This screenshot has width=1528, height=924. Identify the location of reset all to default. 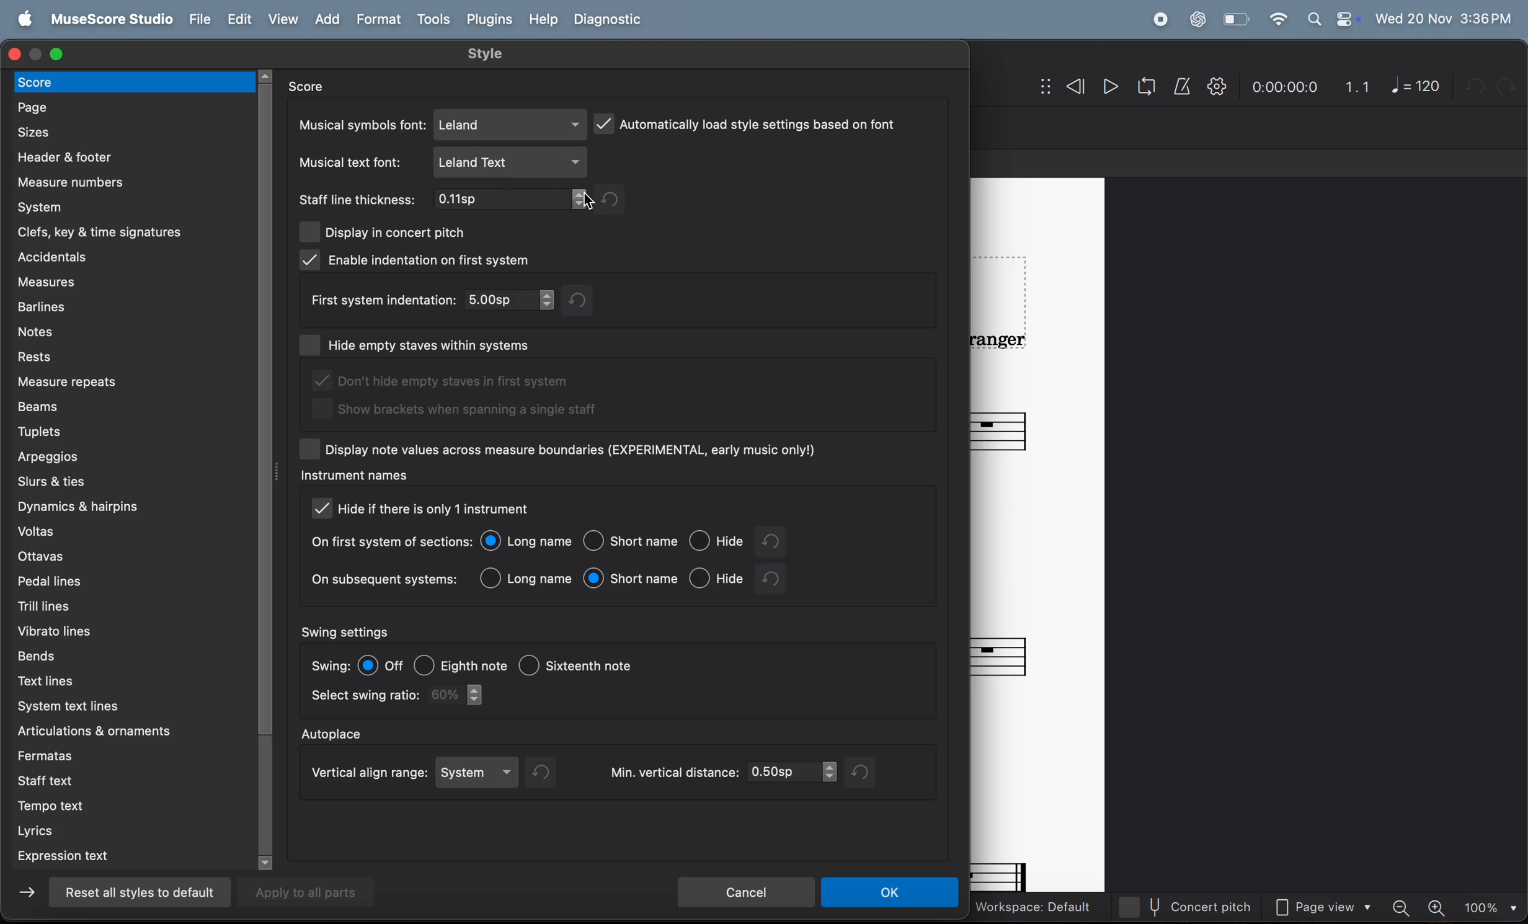
(136, 892).